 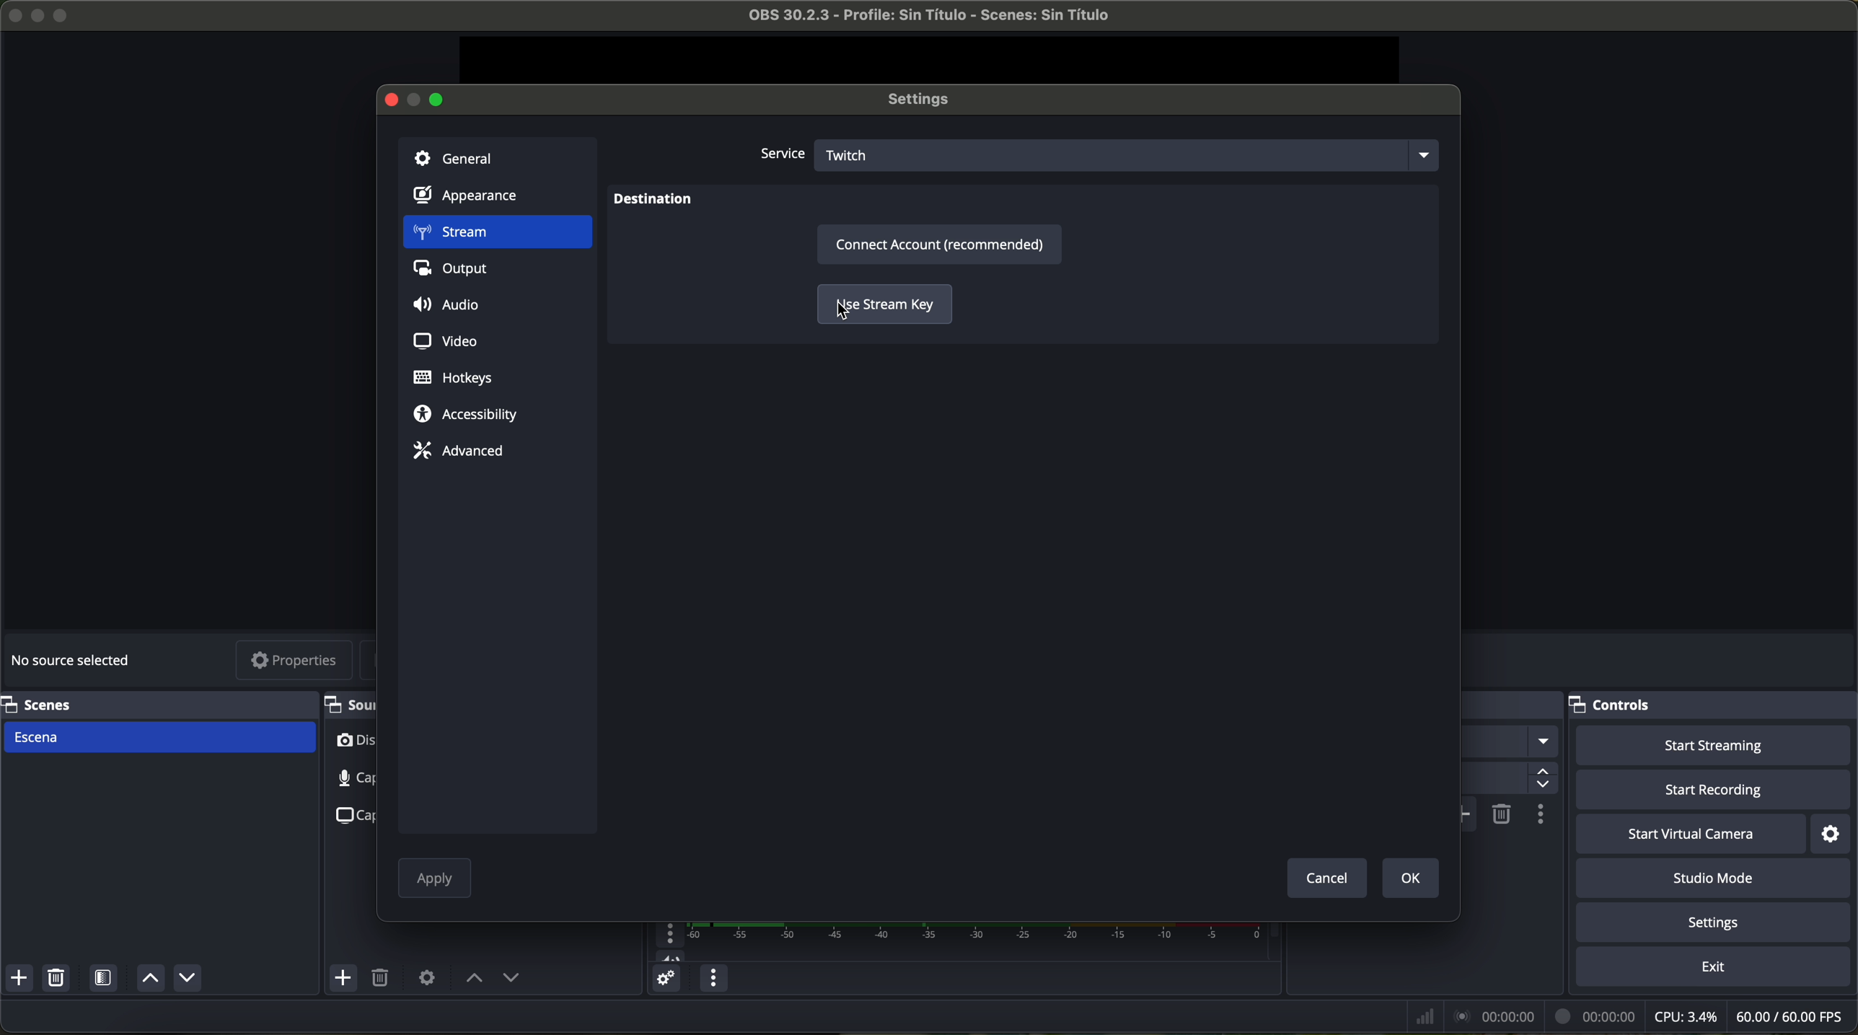 I want to click on sources, so click(x=348, y=704).